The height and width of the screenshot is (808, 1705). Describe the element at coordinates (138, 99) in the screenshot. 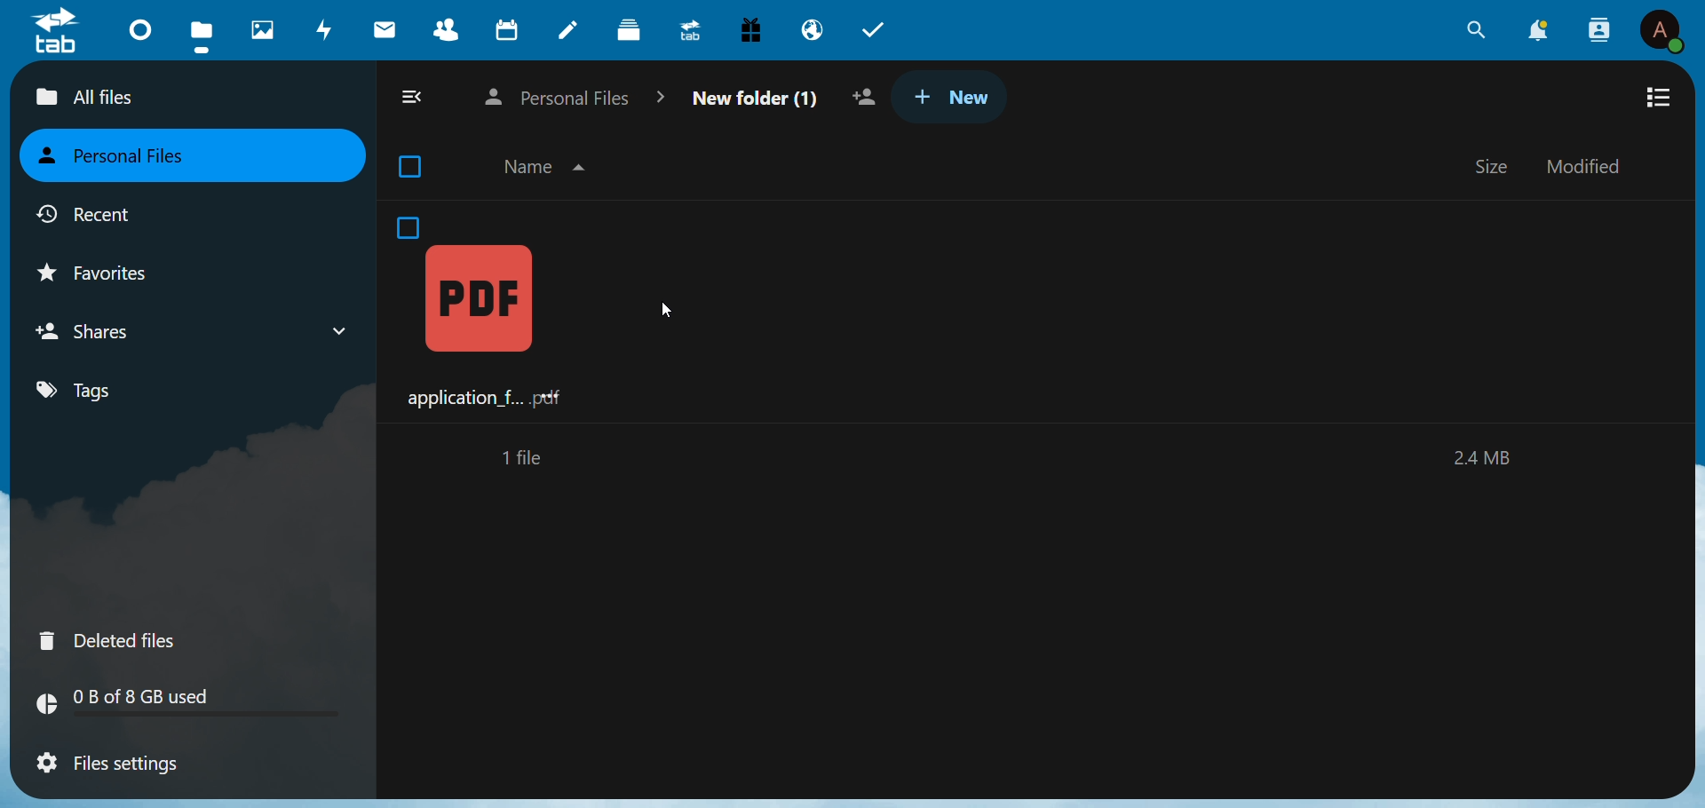

I see `all files` at that location.